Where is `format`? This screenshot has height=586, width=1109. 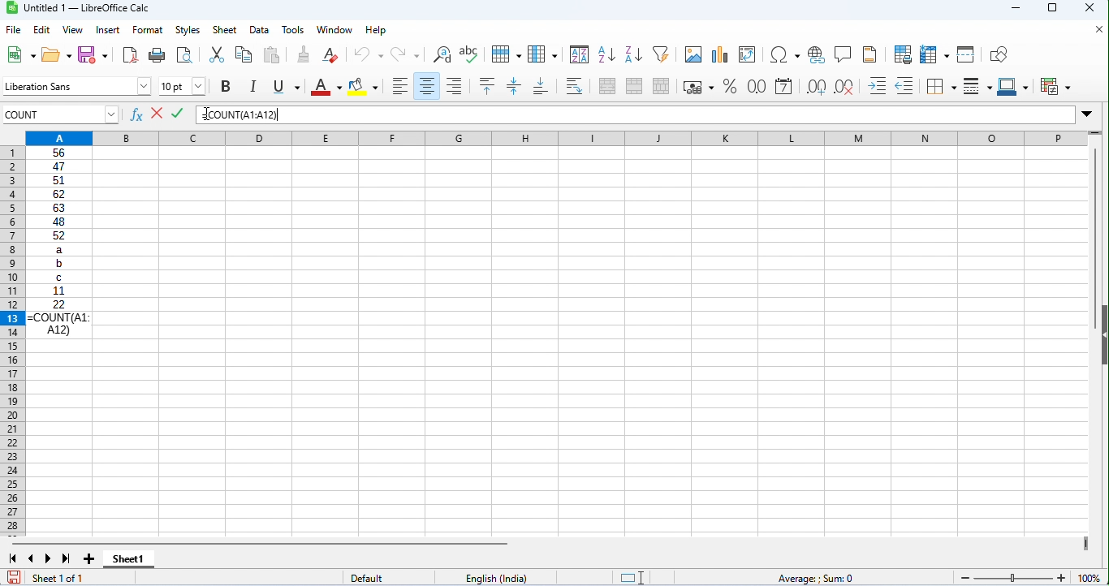
format is located at coordinates (148, 30).